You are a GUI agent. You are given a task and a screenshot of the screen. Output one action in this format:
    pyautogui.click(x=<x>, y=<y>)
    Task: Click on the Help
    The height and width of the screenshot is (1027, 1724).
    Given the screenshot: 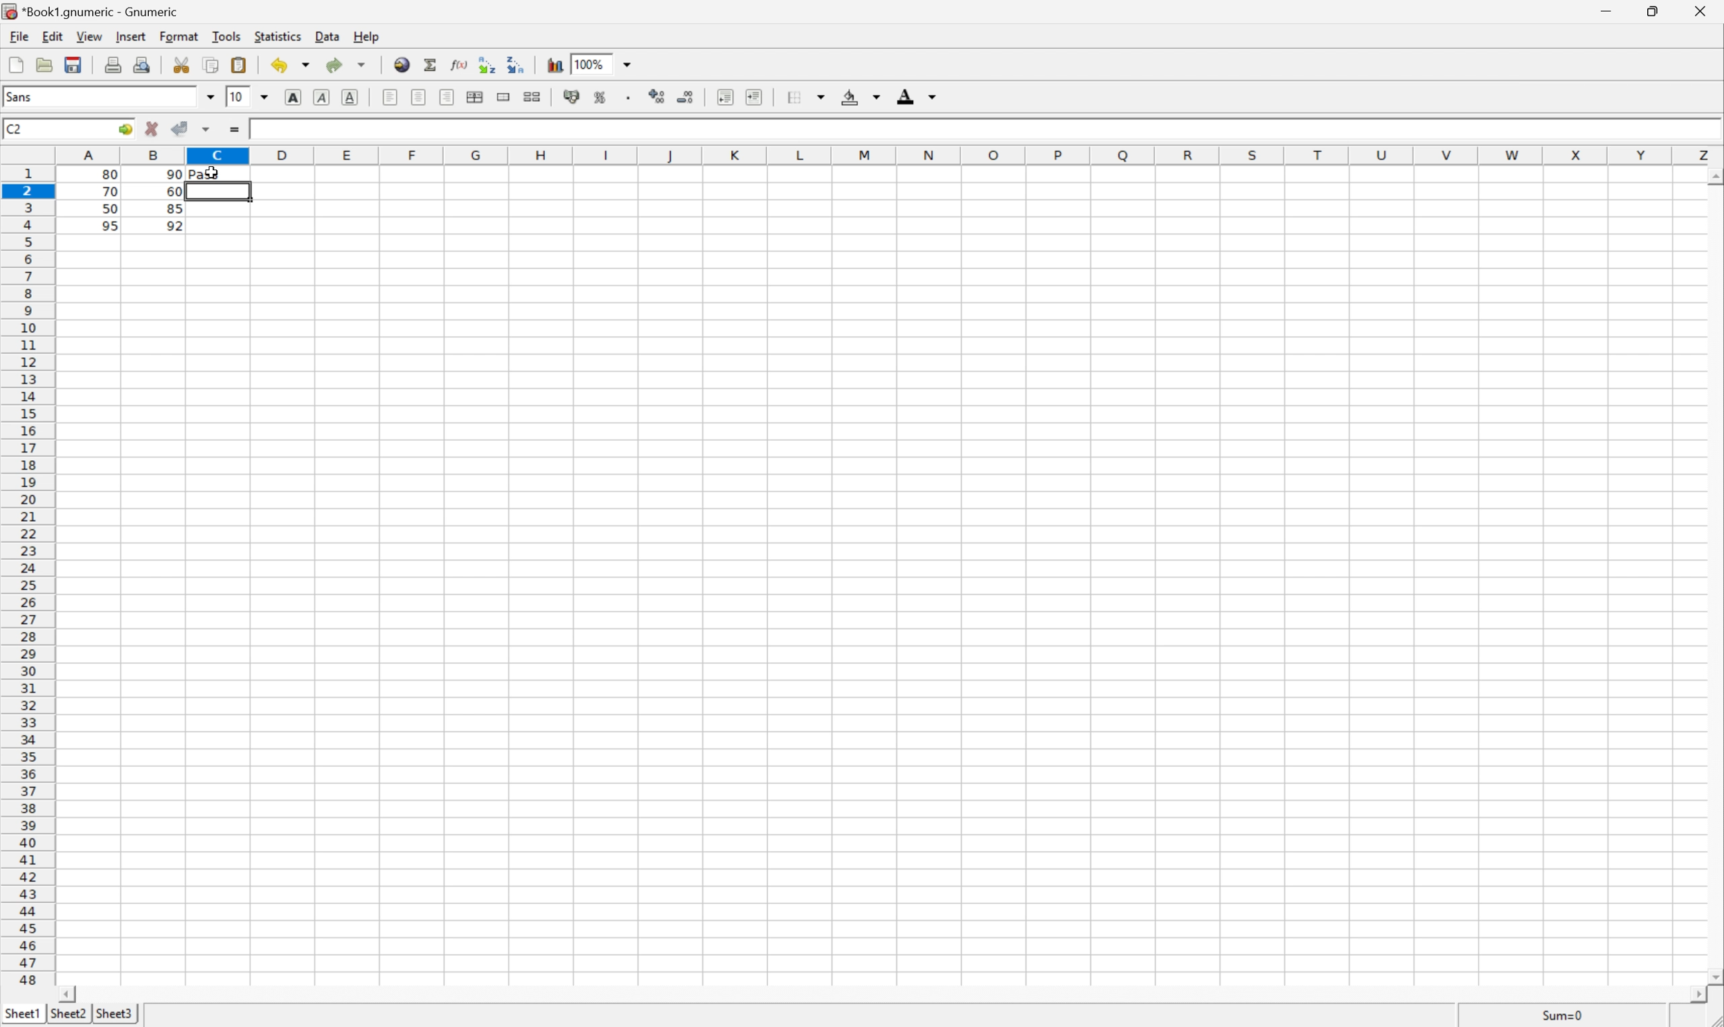 What is the action you would take?
    pyautogui.click(x=367, y=37)
    